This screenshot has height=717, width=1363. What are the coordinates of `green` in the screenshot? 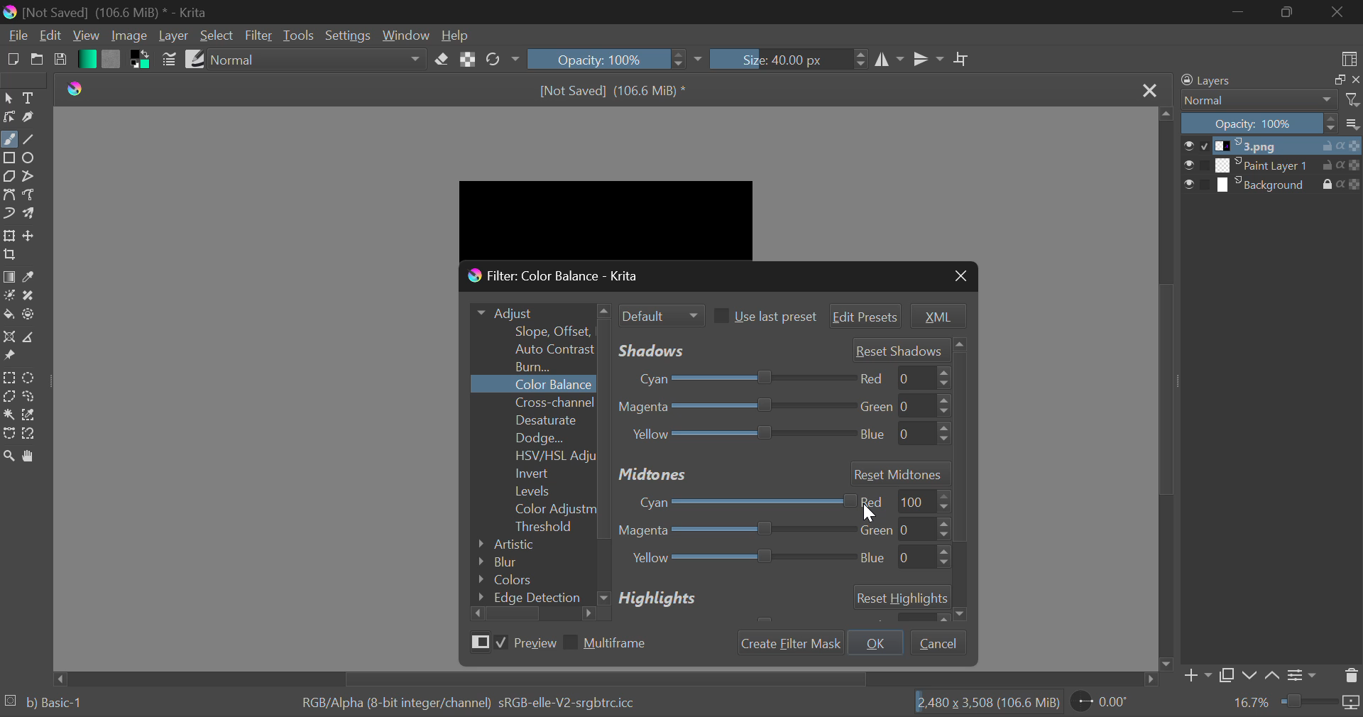 It's located at (905, 405).